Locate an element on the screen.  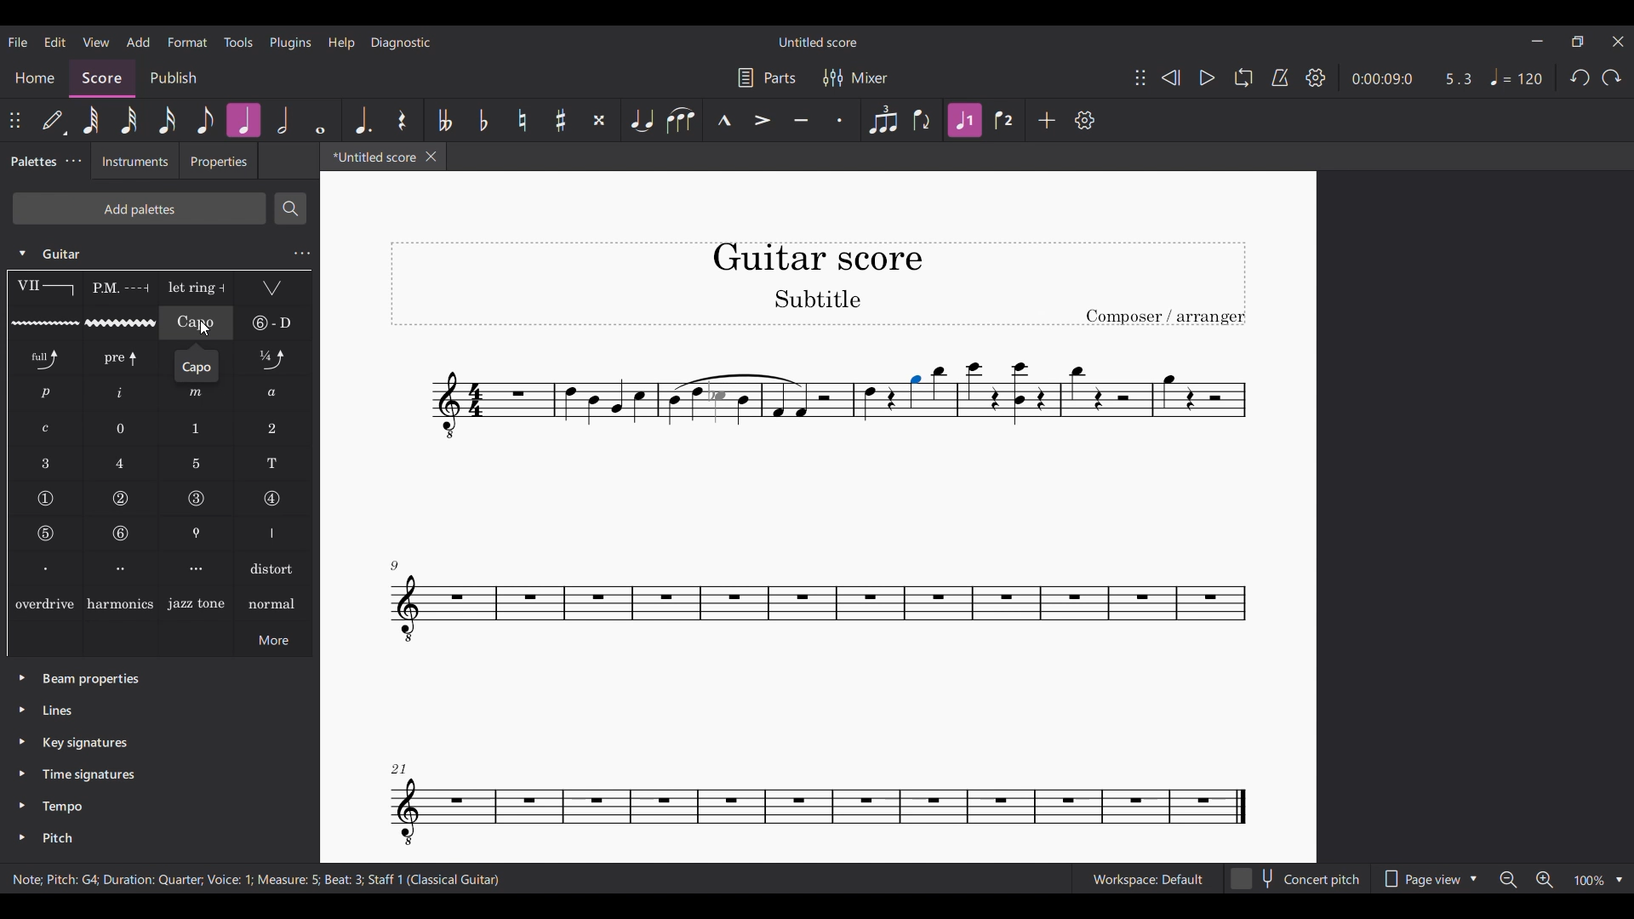
Rest is located at coordinates (403, 120).